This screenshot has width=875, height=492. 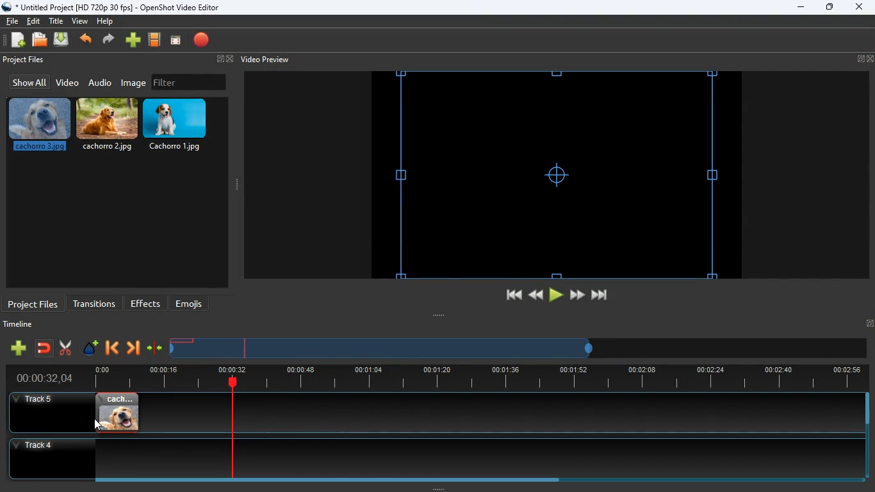 I want to click on timeline, so click(x=21, y=326).